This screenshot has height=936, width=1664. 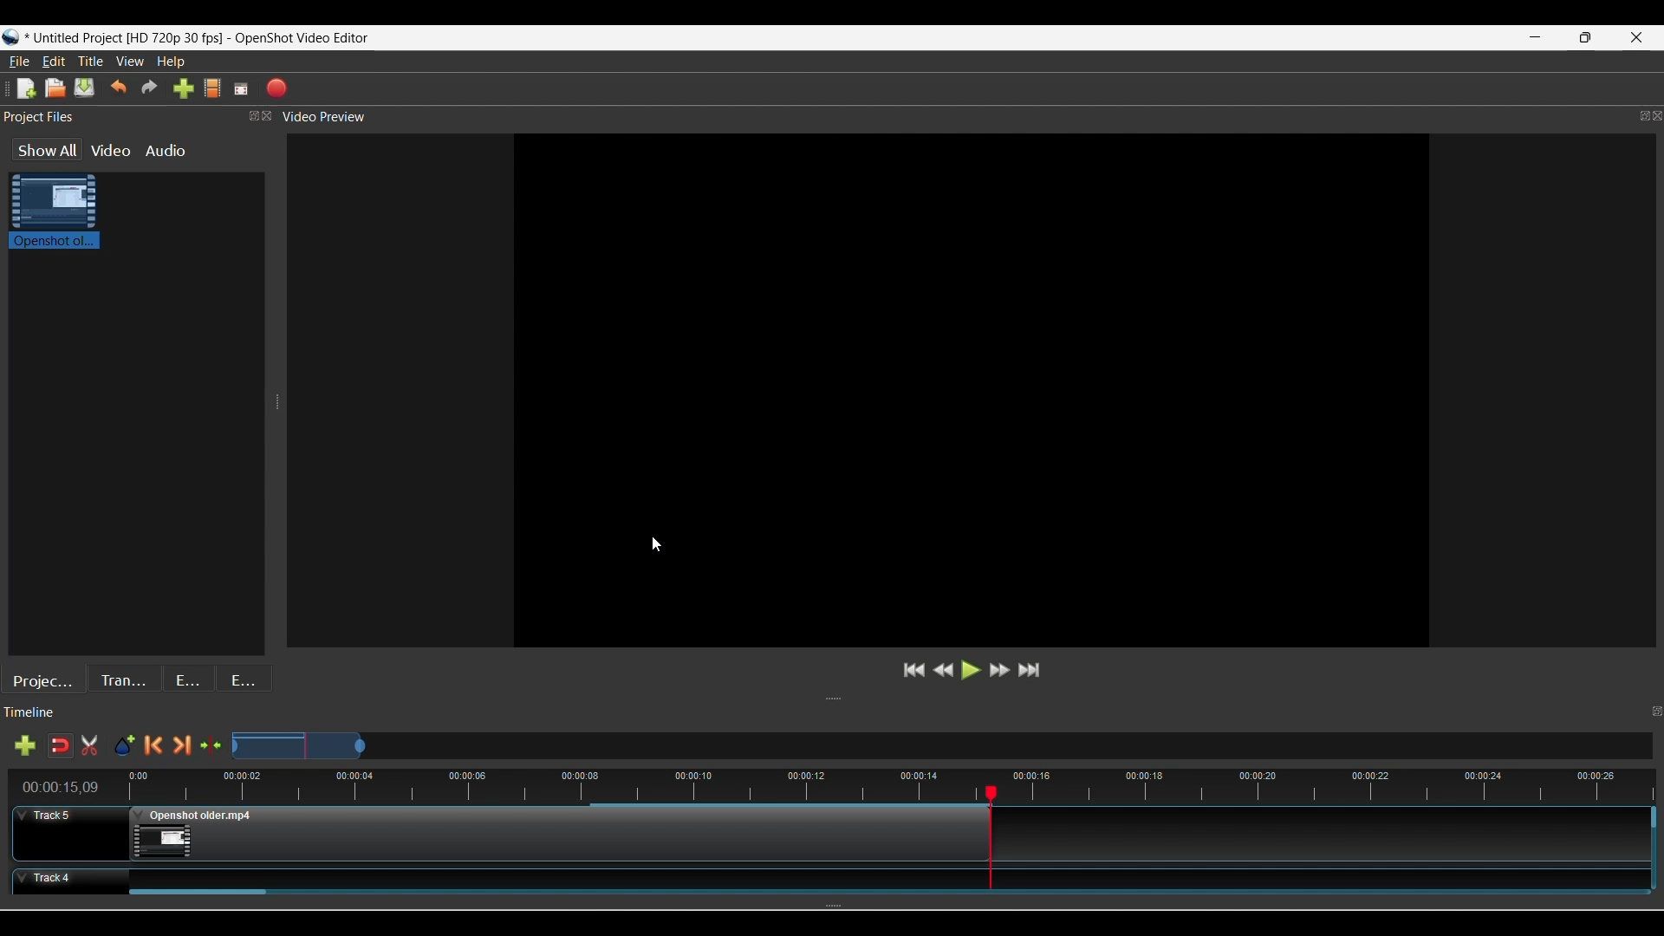 What do you see at coordinates (657, 545) in the screenshot?
I see `Cursor position unchanged after saving project` at bounding box center [657, 545].